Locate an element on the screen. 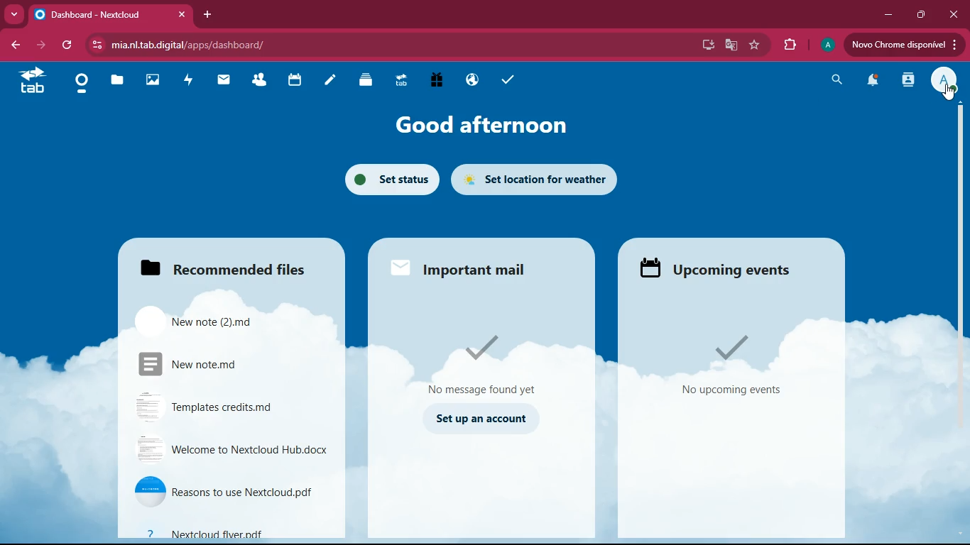 Image resolution: width=970 pixels, height=545 pixels. favorite is located at coordinates (754, 45).